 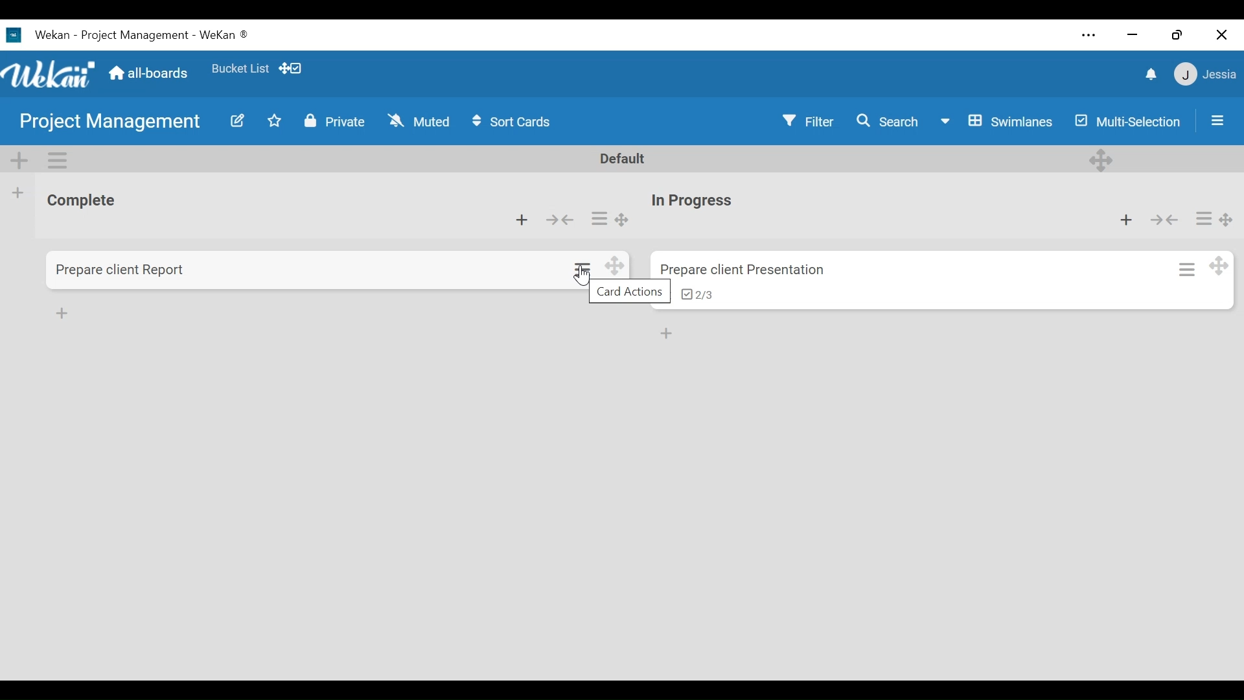 What do you see at coordinates (17, 193) in the screenshot?
I see `Add  list` at bounding box center [17, 193].